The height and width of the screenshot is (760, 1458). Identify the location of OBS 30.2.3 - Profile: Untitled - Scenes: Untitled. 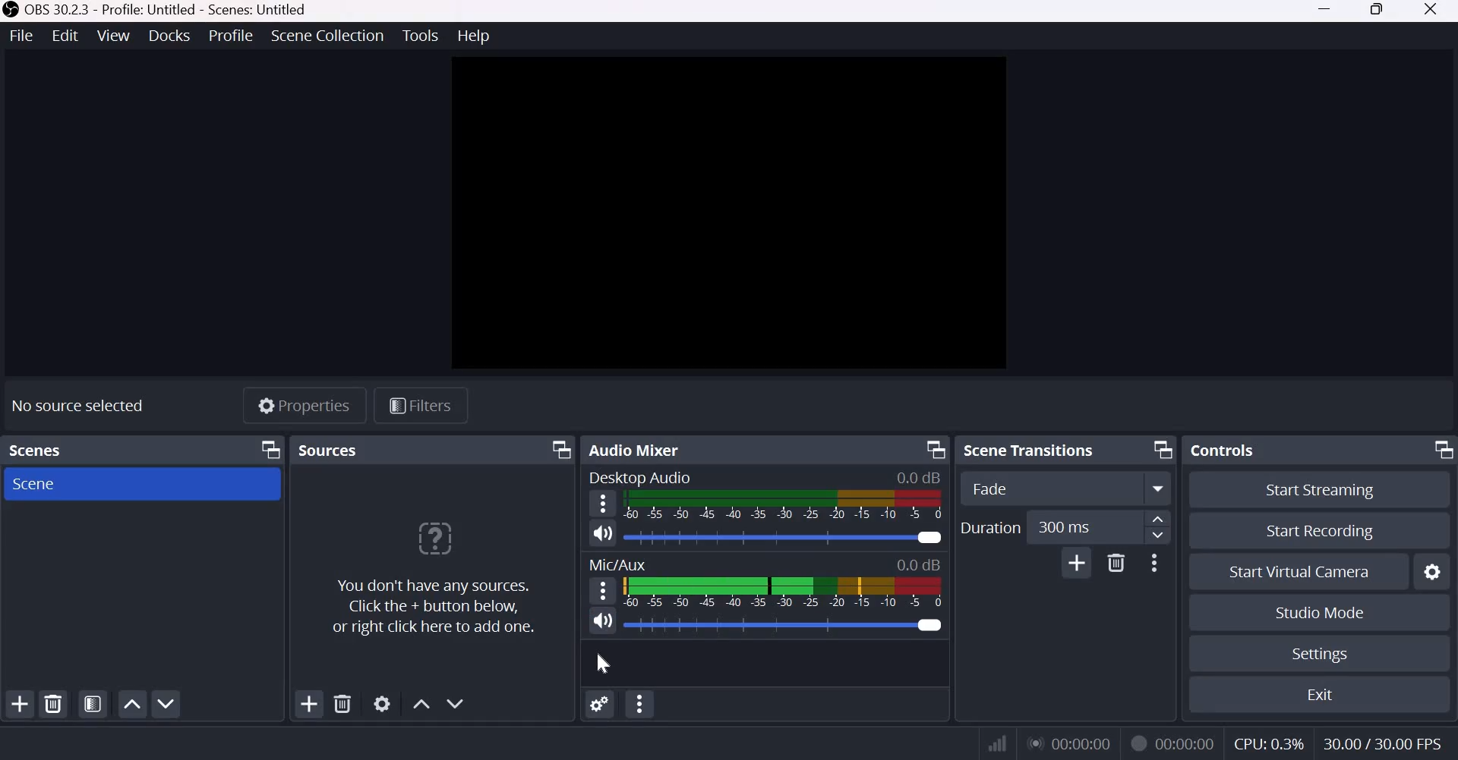
(159, 10).